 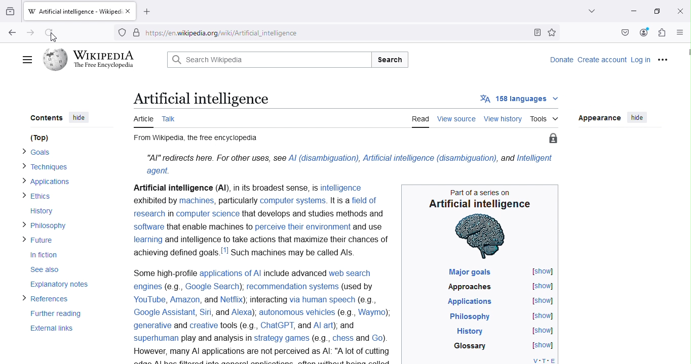 I want to click on Wikipedia logo, so click(x=56, y=60).